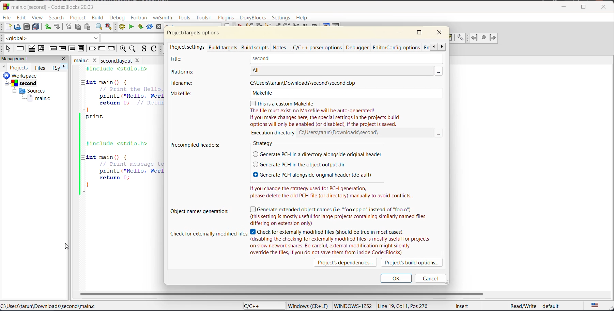 Image resolution: width=614 pixels, height=311 pixels. Describe the element at coordinates (317, 160) in the screenshot. I see `strategy` at that location.